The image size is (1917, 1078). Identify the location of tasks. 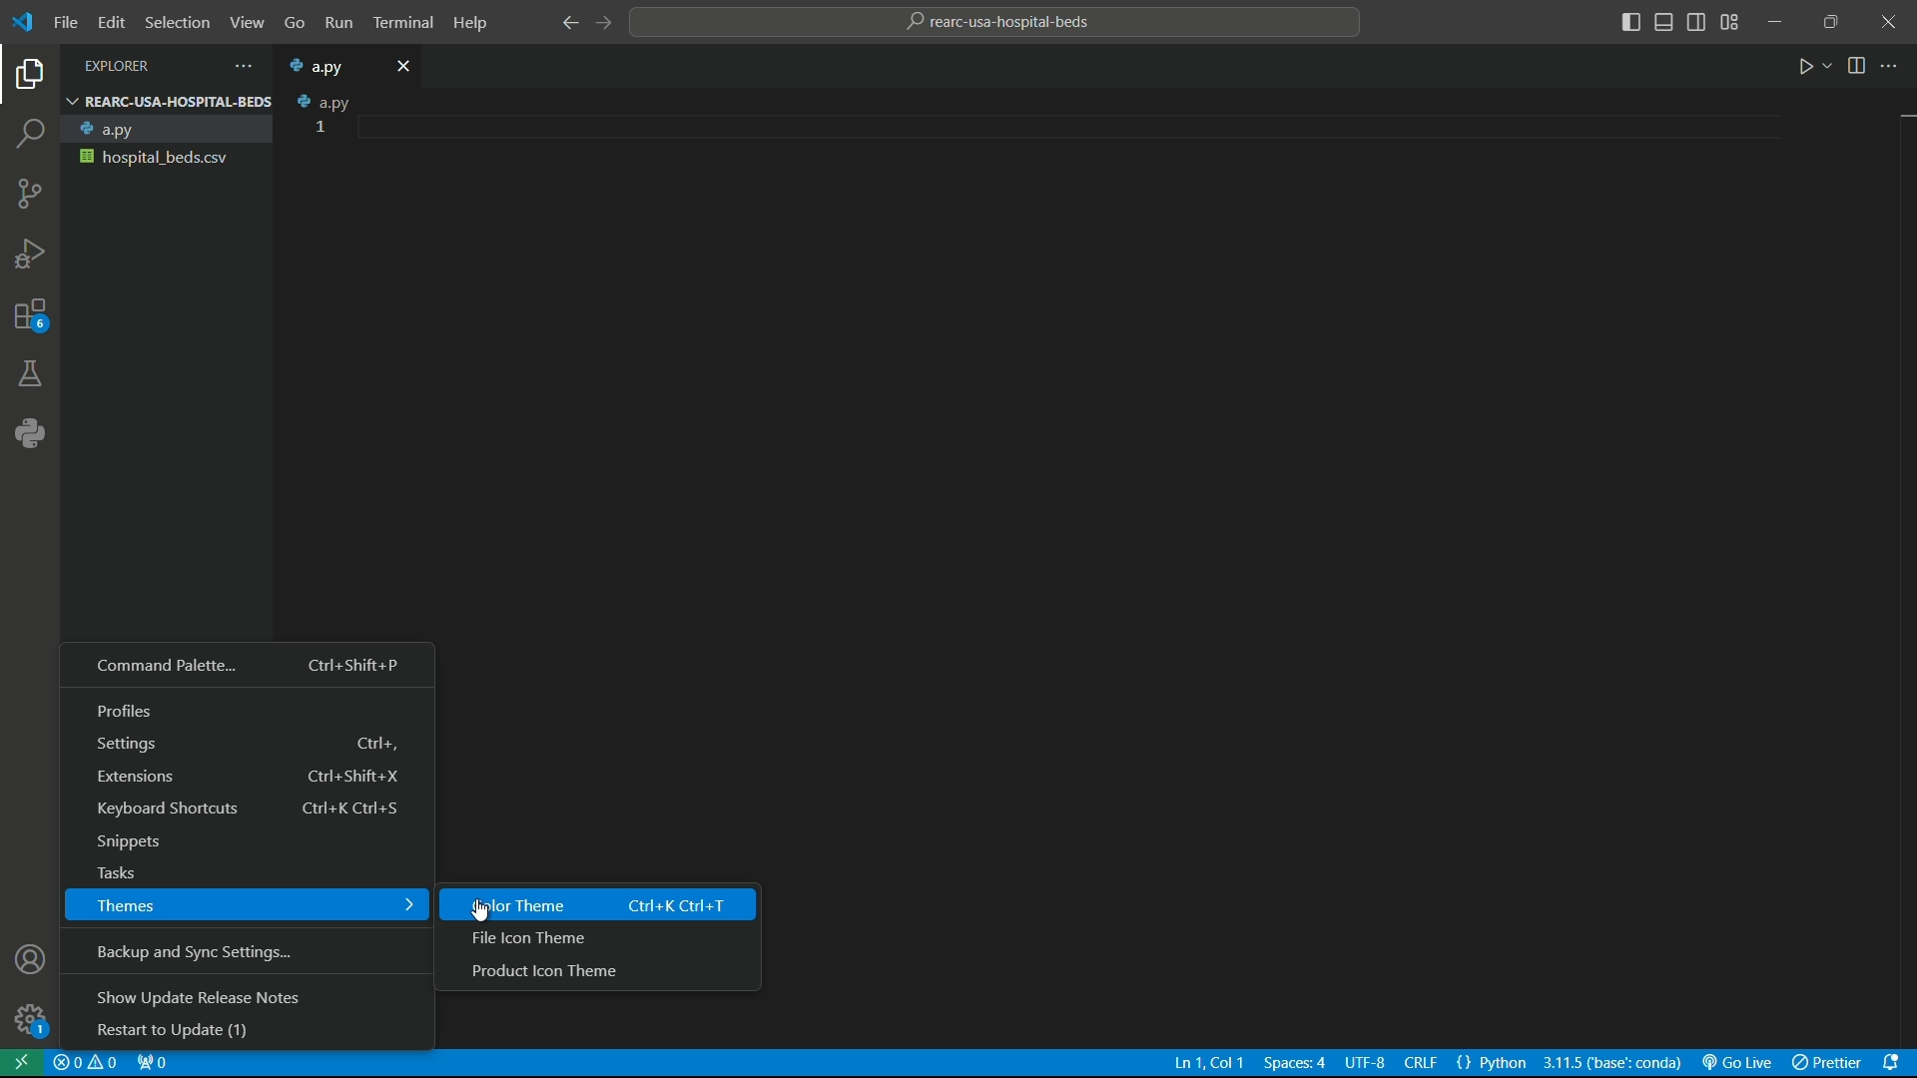
(244, 874).